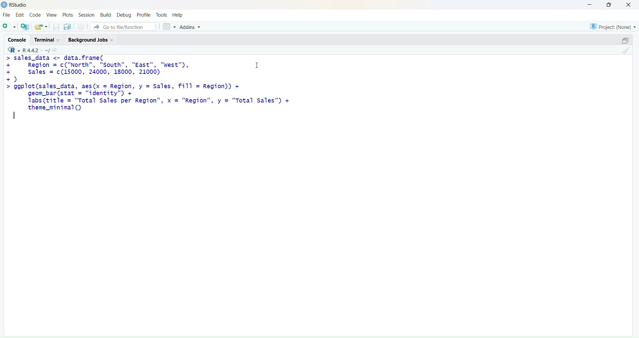 The width and height of the screenshot is (639, 338). What do you see at coordinates (622, 40) in the screenshot?
I see `maximise` at bounding box center [622, 40].